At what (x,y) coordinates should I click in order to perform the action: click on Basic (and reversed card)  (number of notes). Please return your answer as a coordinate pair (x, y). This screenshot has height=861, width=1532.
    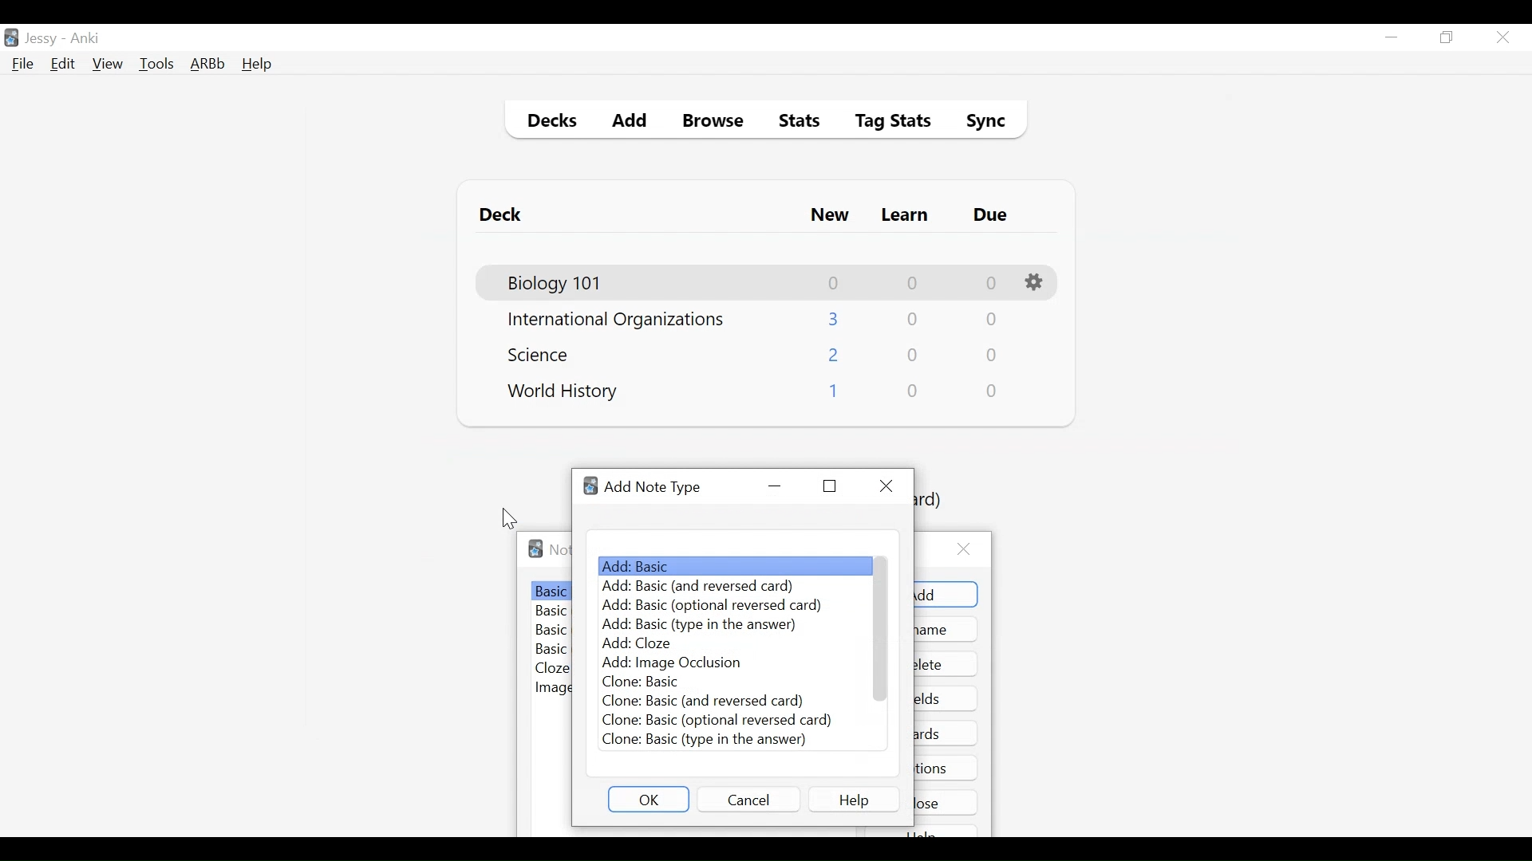
    Looking at the image, I should click on (552, 612).